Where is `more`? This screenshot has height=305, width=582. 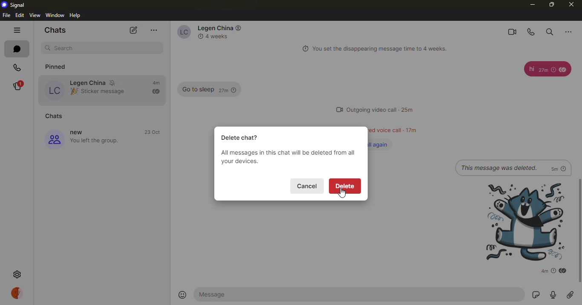 more is located at coordinates (571, 30).